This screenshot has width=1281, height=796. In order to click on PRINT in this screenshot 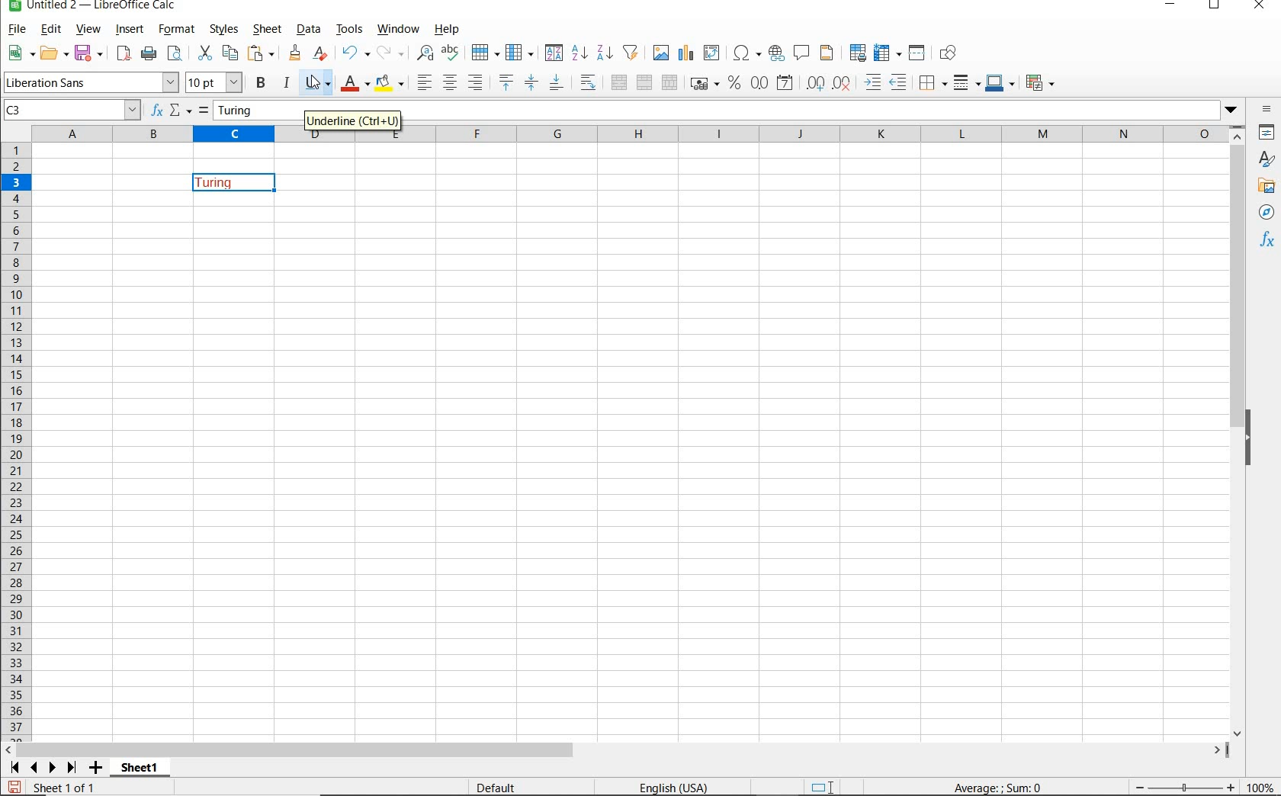, I will do `click(150, 53)`.